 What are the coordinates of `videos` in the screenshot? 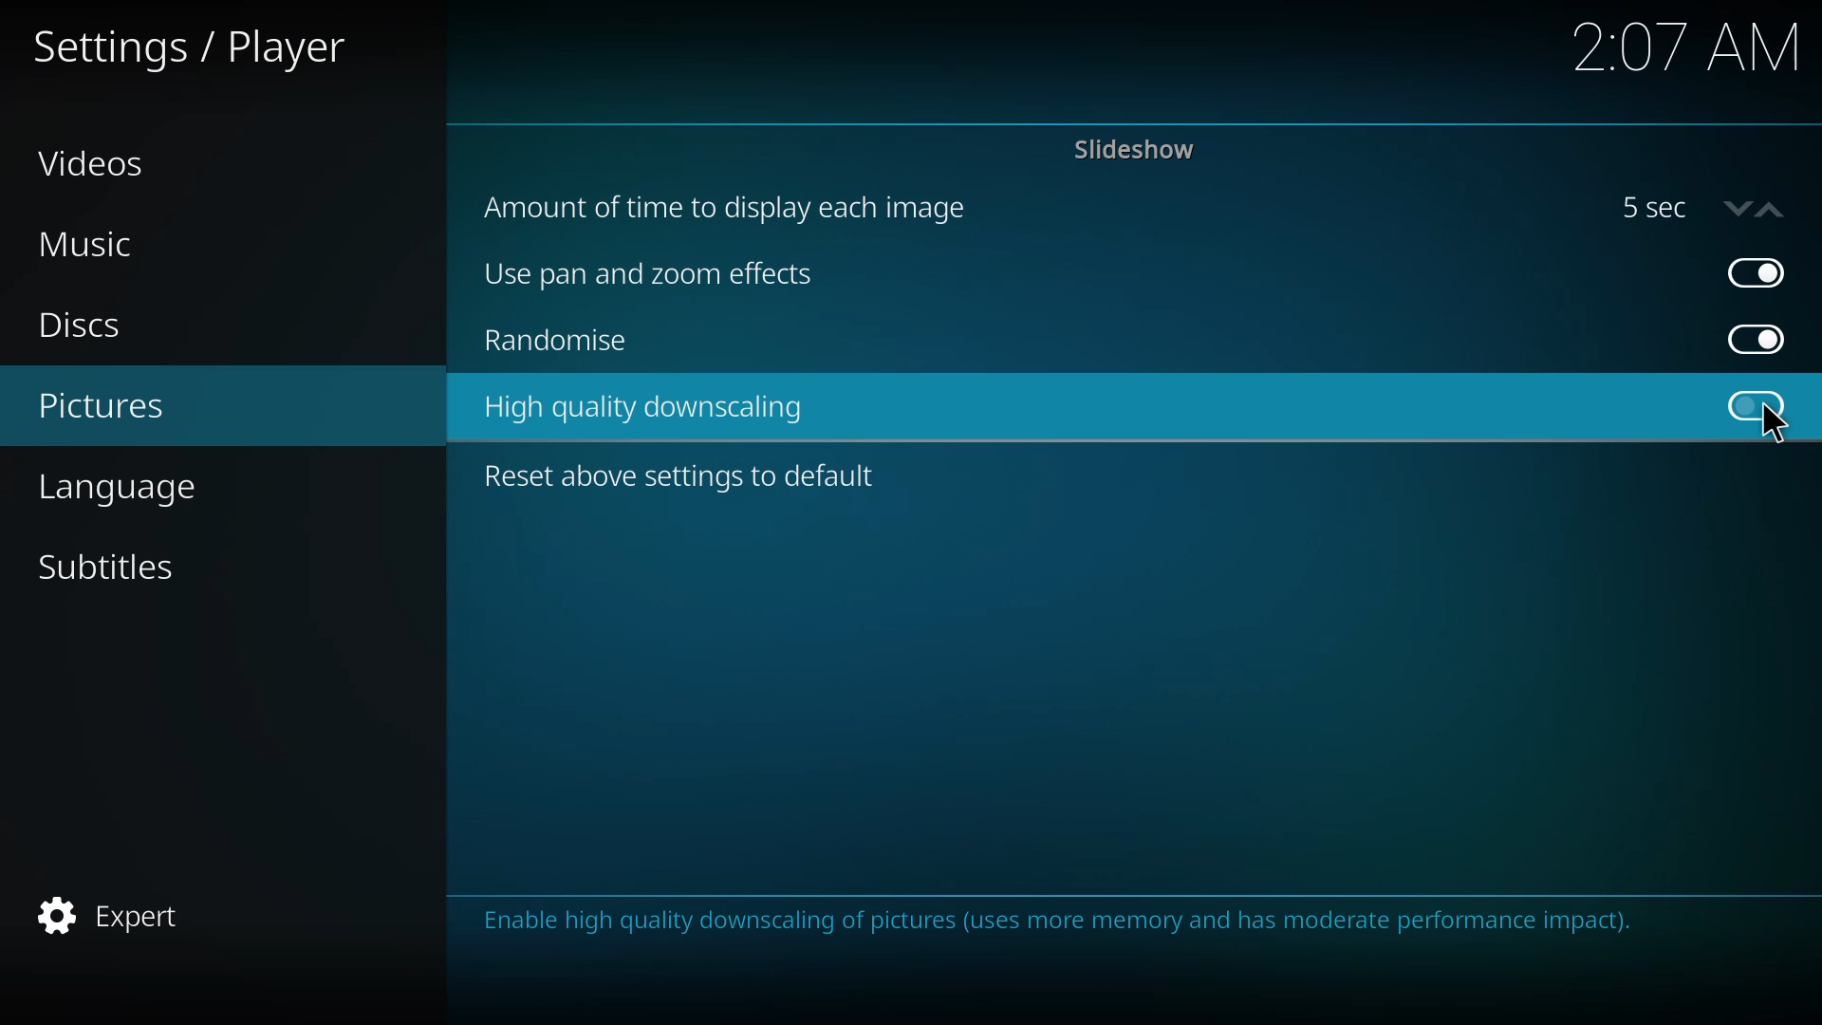 It's located at (95, 163).